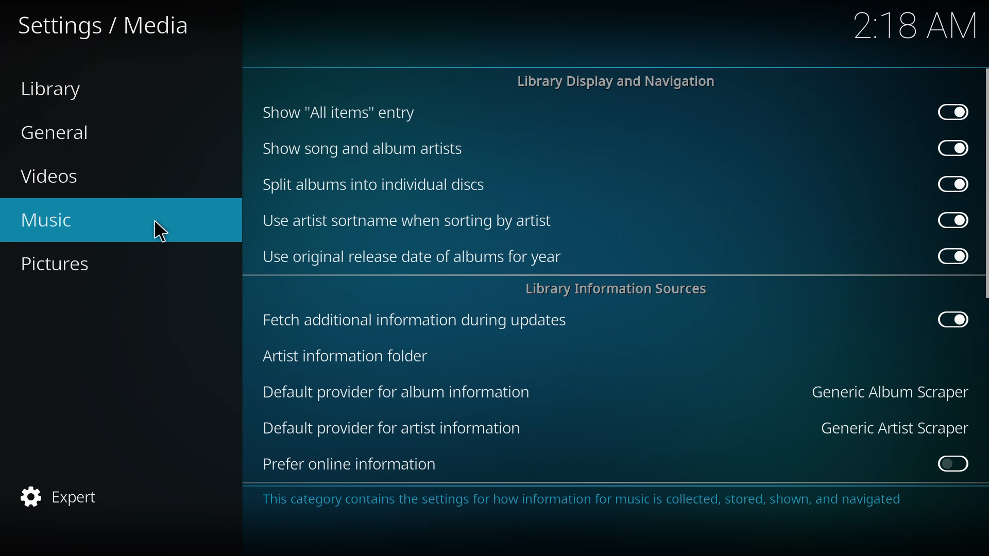  What do you see at coordinates (987, 182) in the screenshot?
I see `scroll bar` at bounding box center [987, 182].